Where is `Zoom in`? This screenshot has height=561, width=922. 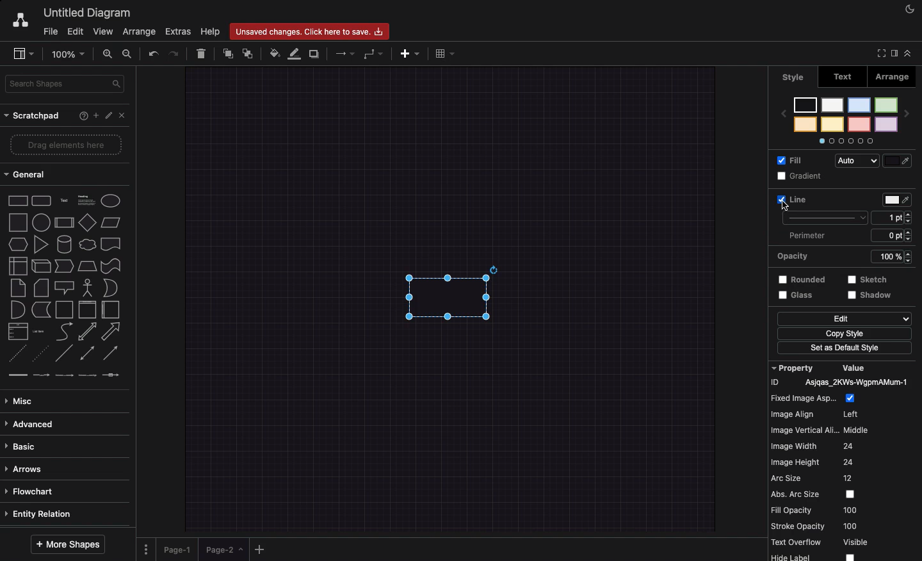
Zoom in is located at coordinates (109, 56).